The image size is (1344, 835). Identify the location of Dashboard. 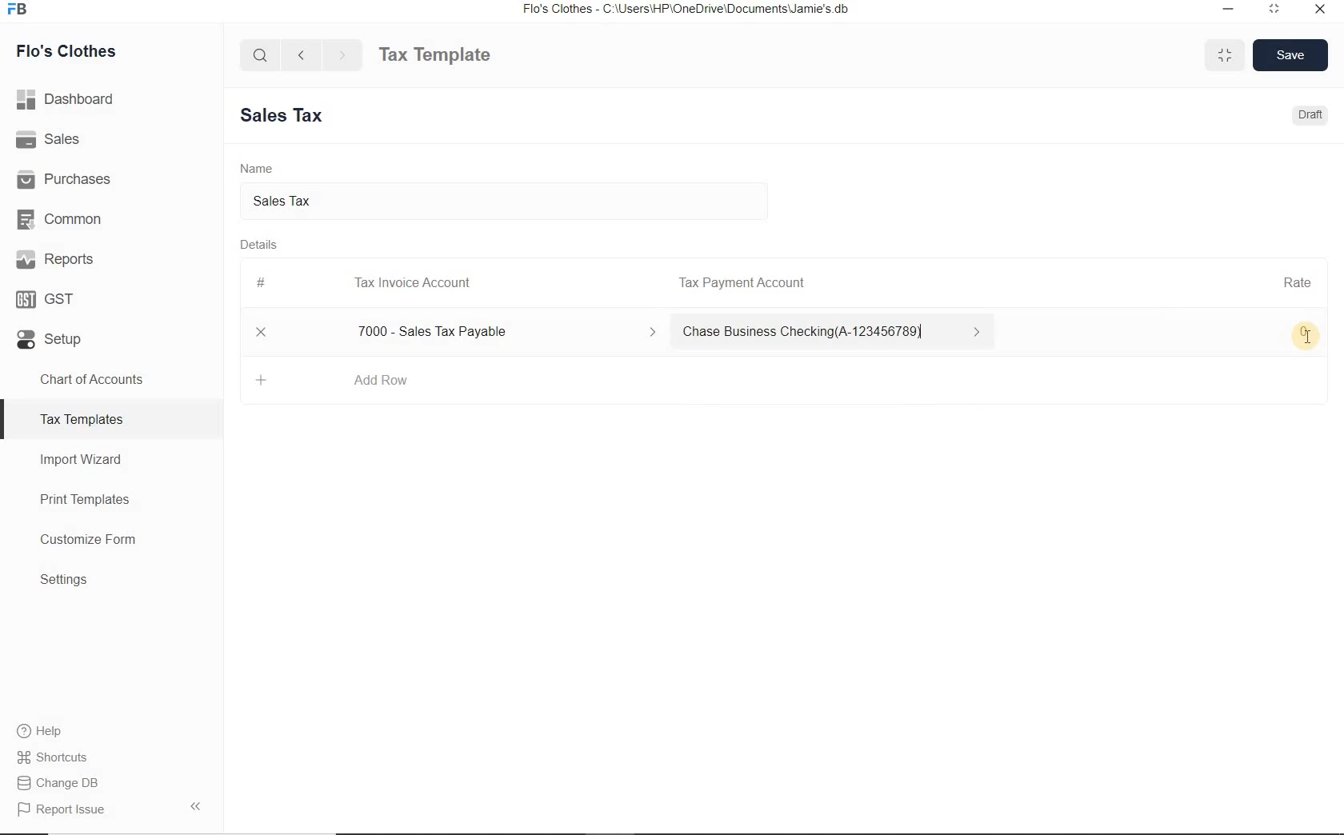
(112, 99).